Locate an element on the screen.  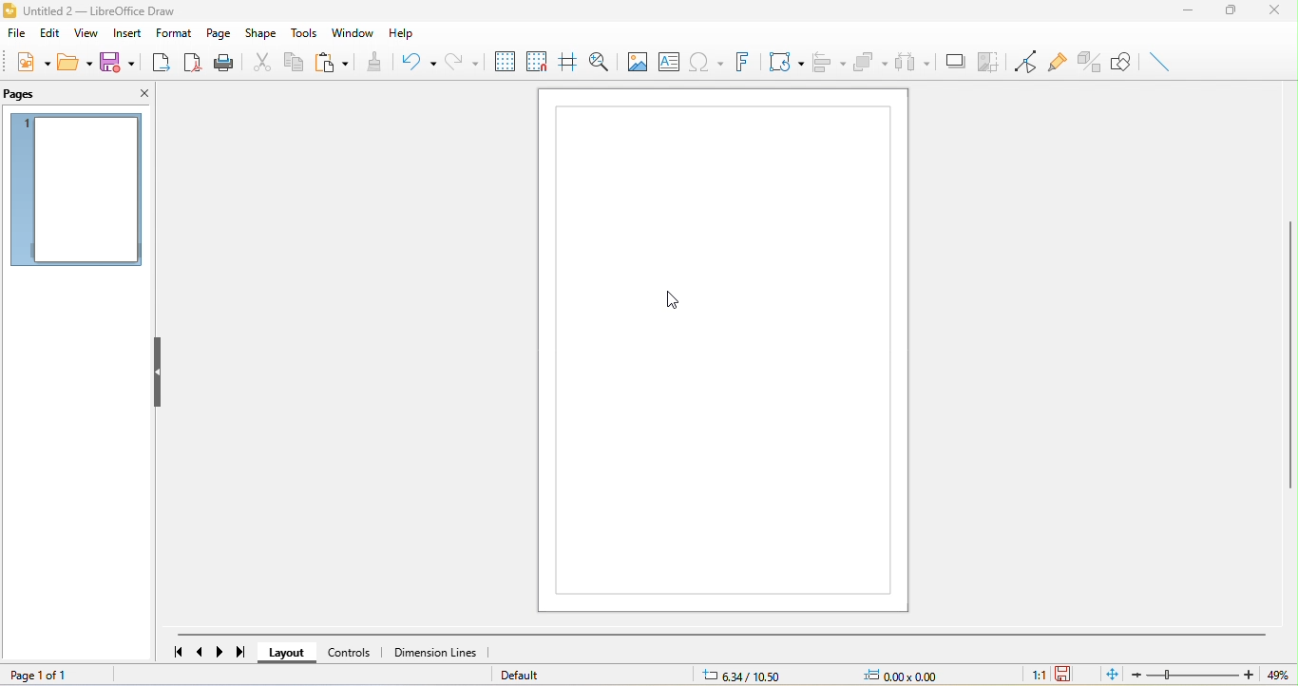
clone formatting is located at coordinates (378, 61).